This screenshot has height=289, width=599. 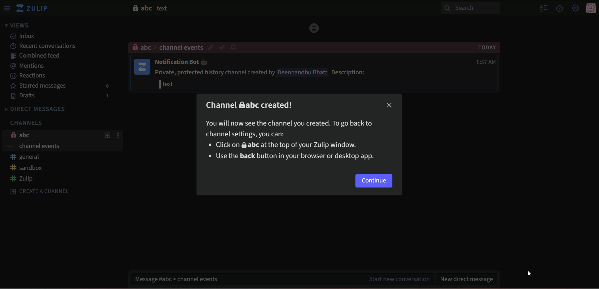 I want to click on starred messages, so click(x=38, y=86).